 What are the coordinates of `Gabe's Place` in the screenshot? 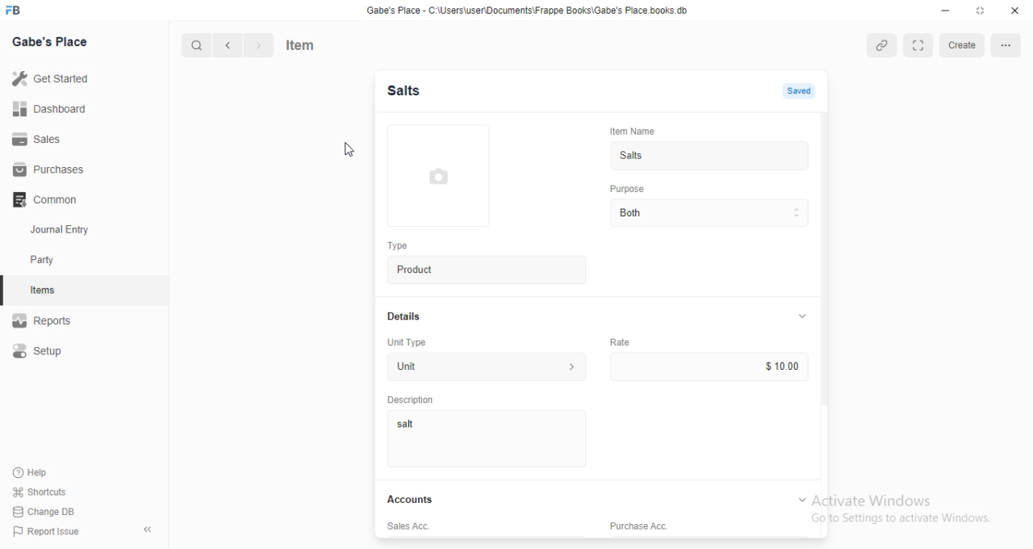 It's located at (53, 42).